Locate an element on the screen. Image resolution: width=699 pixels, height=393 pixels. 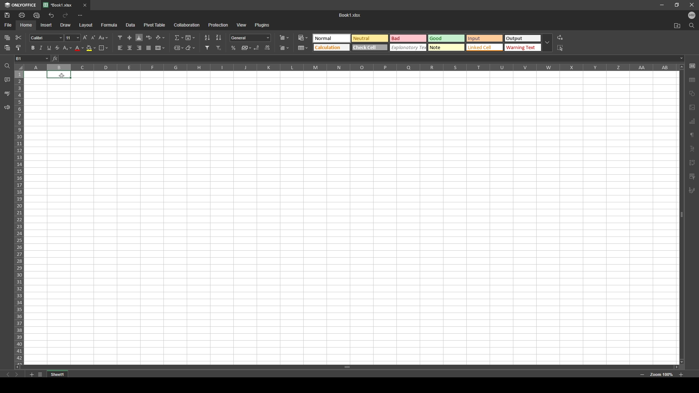
align center is located at coordinates (130, 48).